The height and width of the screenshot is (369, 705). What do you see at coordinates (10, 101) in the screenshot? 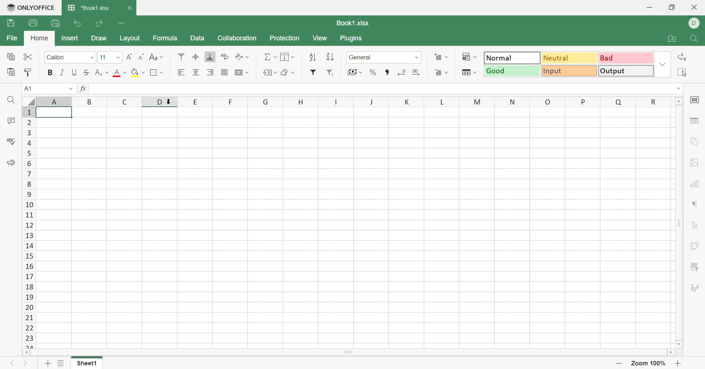
I see `Find` at bounding box center [10, 101].